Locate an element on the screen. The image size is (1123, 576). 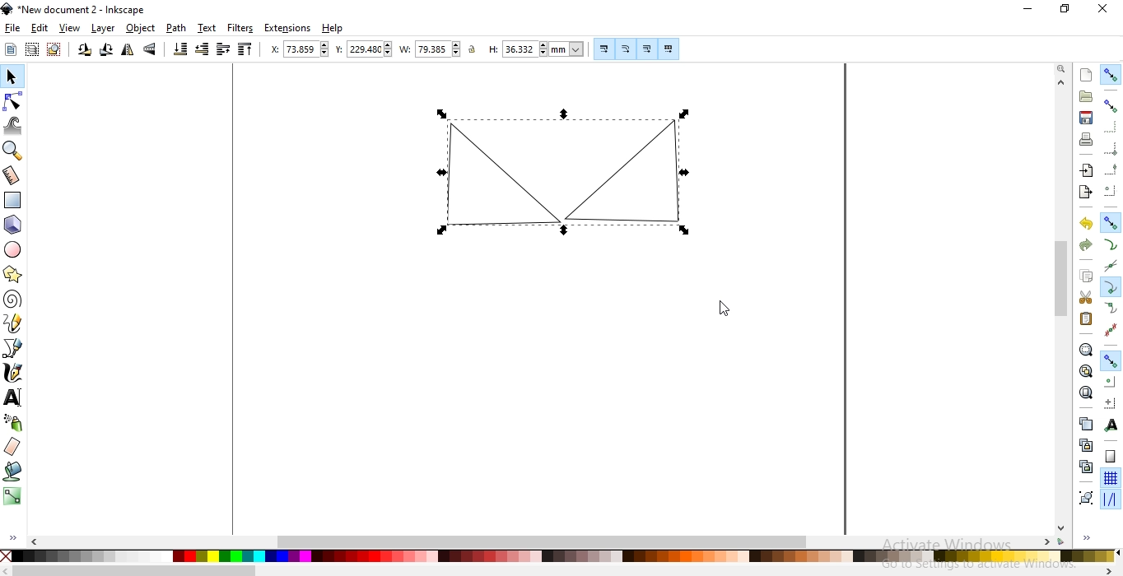
new document 2 - inkscape is located at coordinates (79, 12).